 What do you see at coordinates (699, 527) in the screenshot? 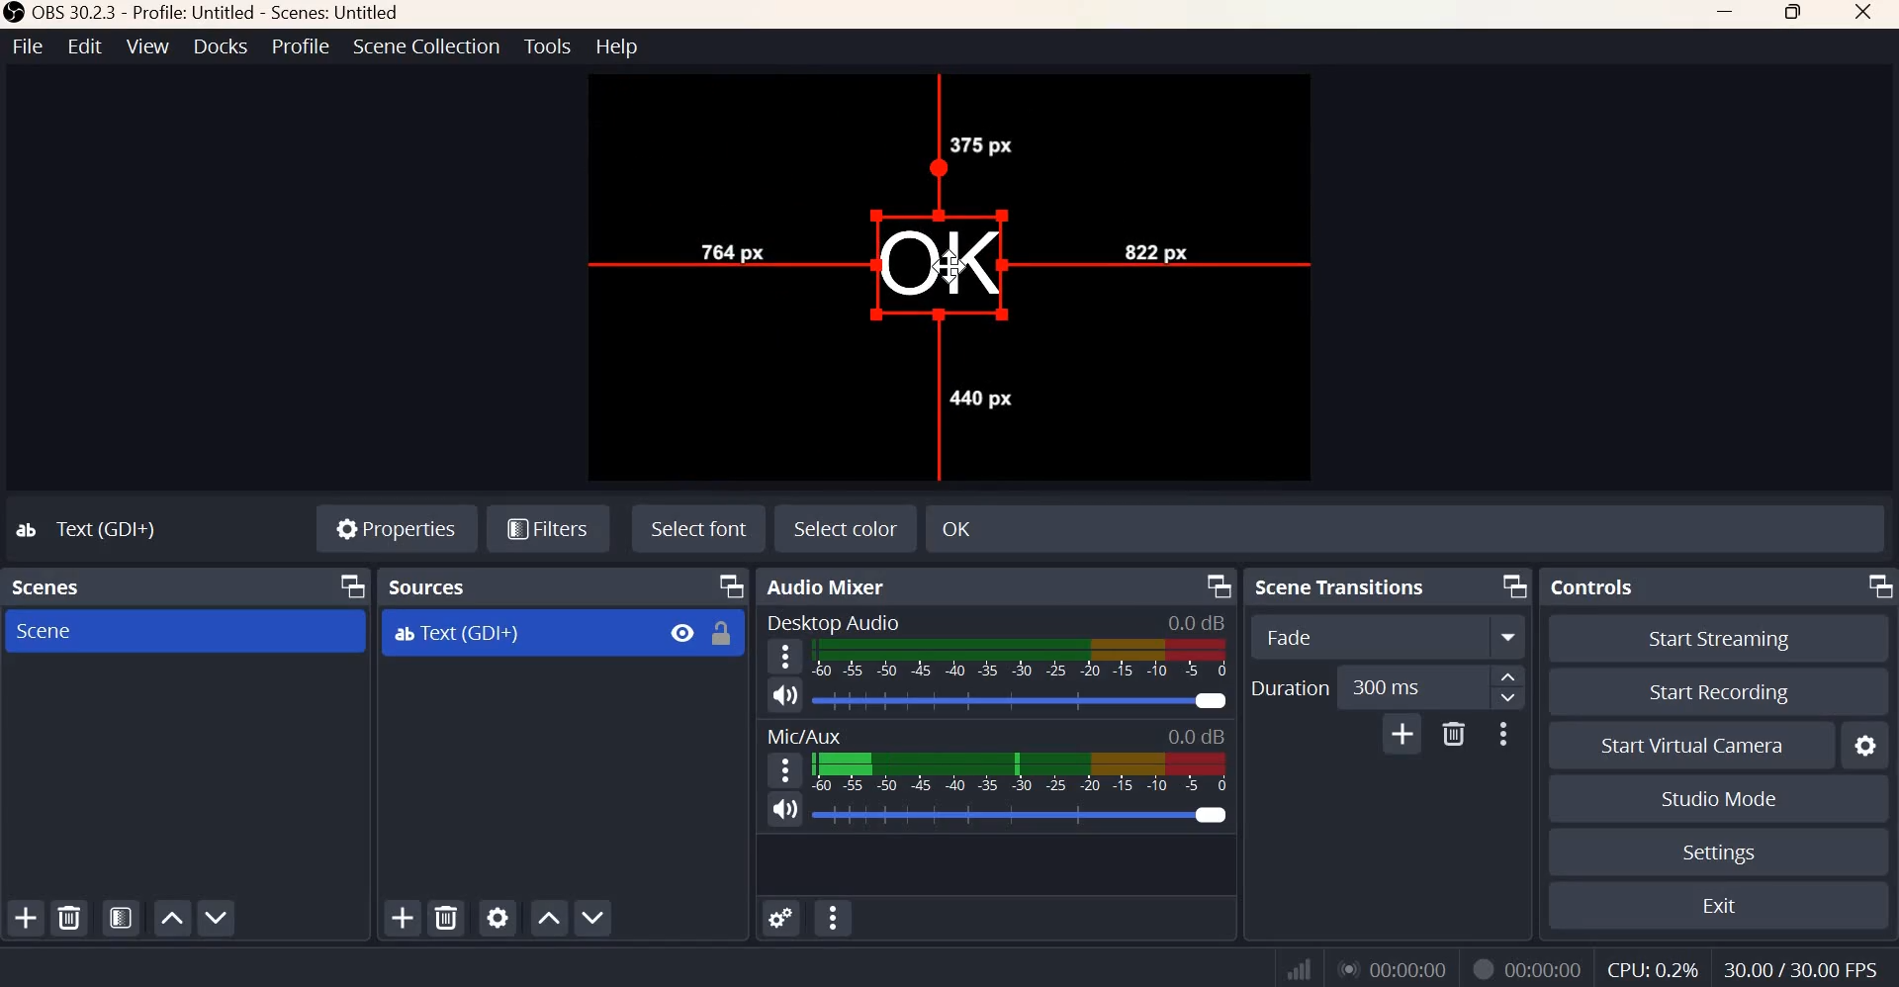
I see `Select font` at bounding box center [699, 527].